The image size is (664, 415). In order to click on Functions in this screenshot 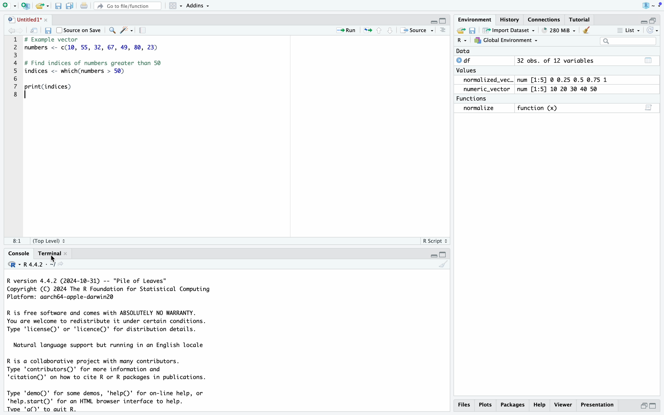, I will do `click(474, 98)`.